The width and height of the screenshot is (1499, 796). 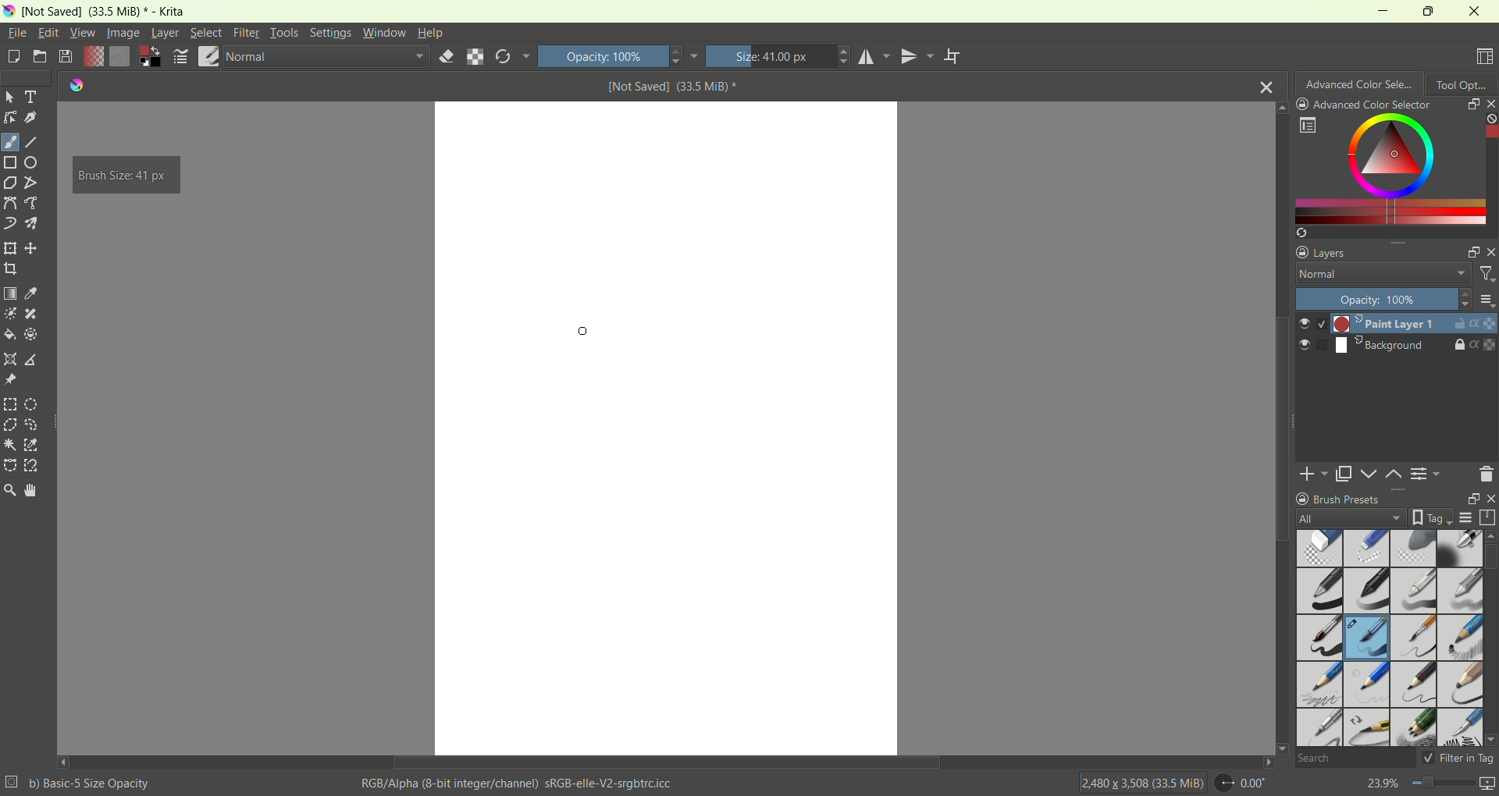 What do you see at coordinates (12, 357) in the screenshot?
I see `assistant tool` at bounding box center [12, 357].